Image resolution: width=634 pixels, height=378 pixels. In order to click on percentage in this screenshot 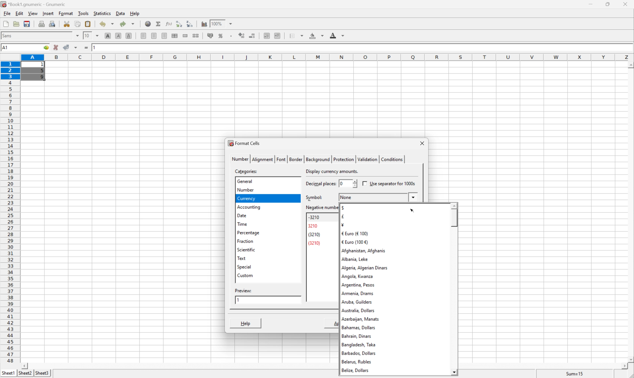, I will do `click(249, 233)`.